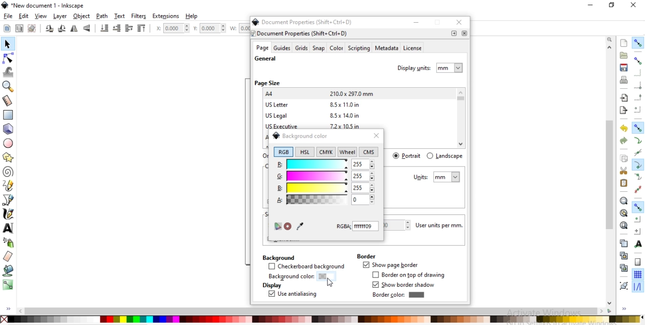  Describe the element at coordinates (41, 16) in the screenshot. I see `view` at that location.